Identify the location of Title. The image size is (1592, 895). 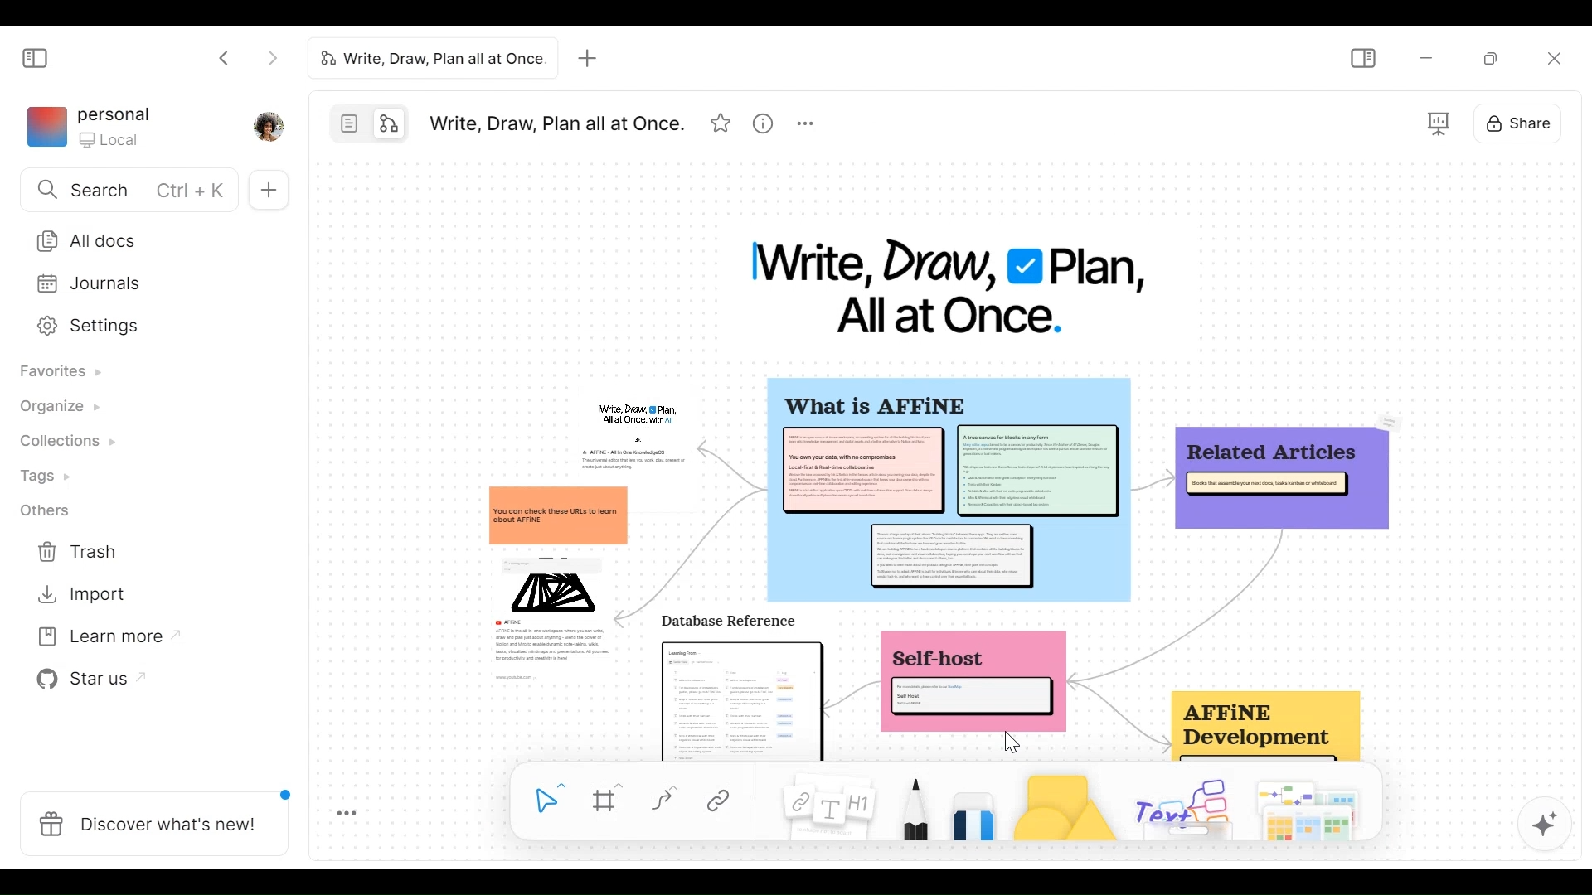
(429, 57).